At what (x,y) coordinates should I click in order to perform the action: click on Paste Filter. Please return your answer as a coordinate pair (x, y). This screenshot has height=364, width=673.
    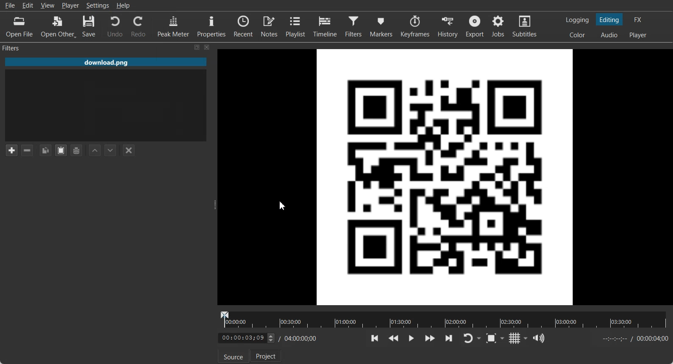
    Looking at the image, I should click on (61, 150).